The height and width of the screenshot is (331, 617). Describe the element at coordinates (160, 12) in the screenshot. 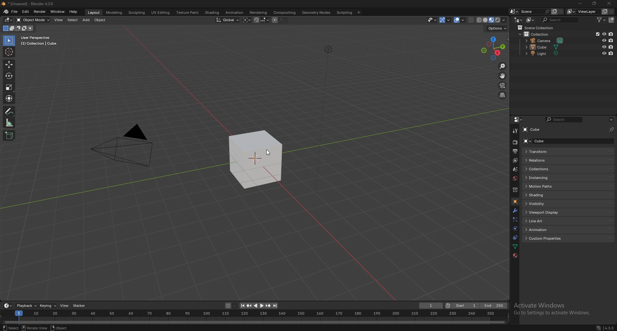

I see `uv editing` at that location.